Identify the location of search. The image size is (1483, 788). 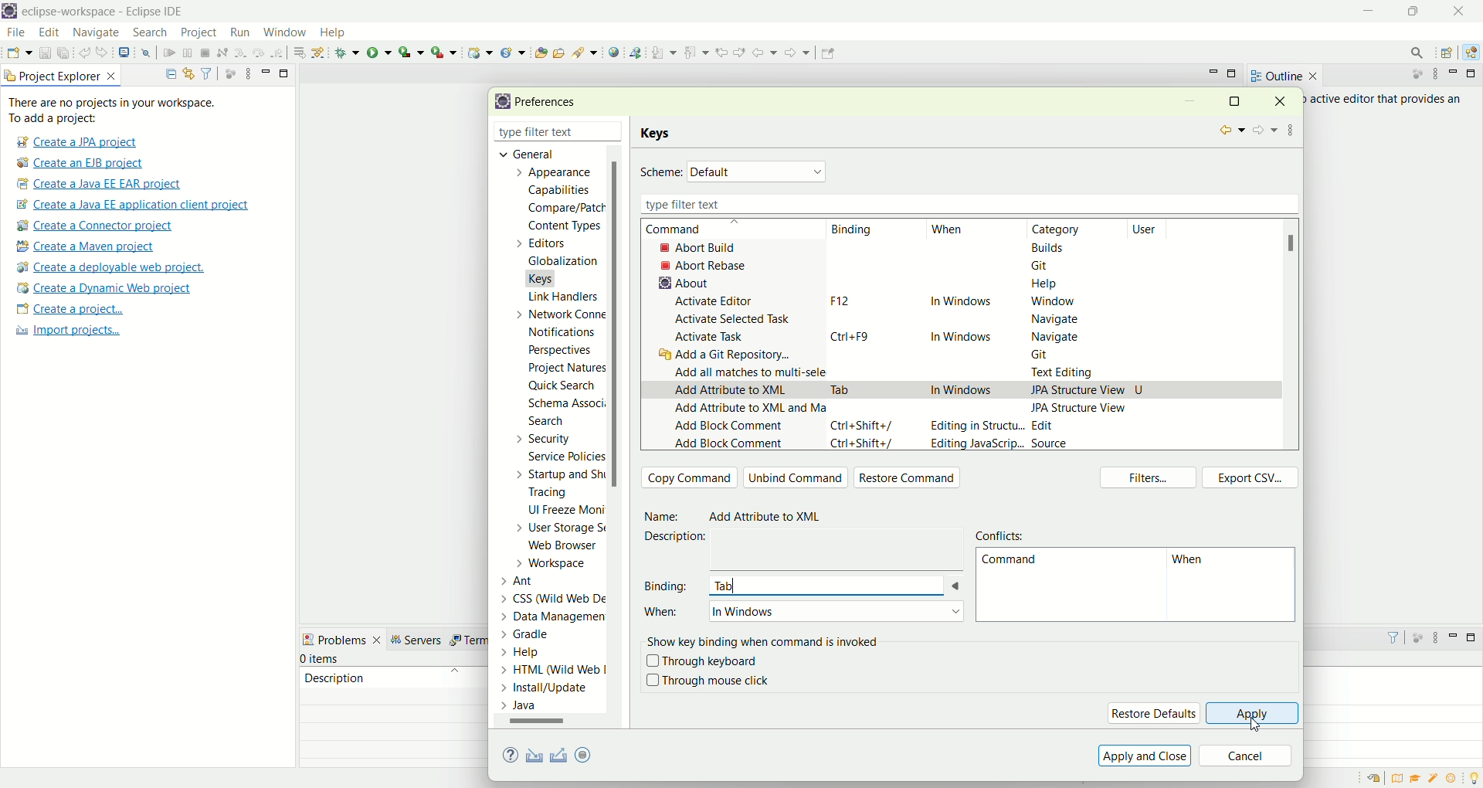
(585, 52).